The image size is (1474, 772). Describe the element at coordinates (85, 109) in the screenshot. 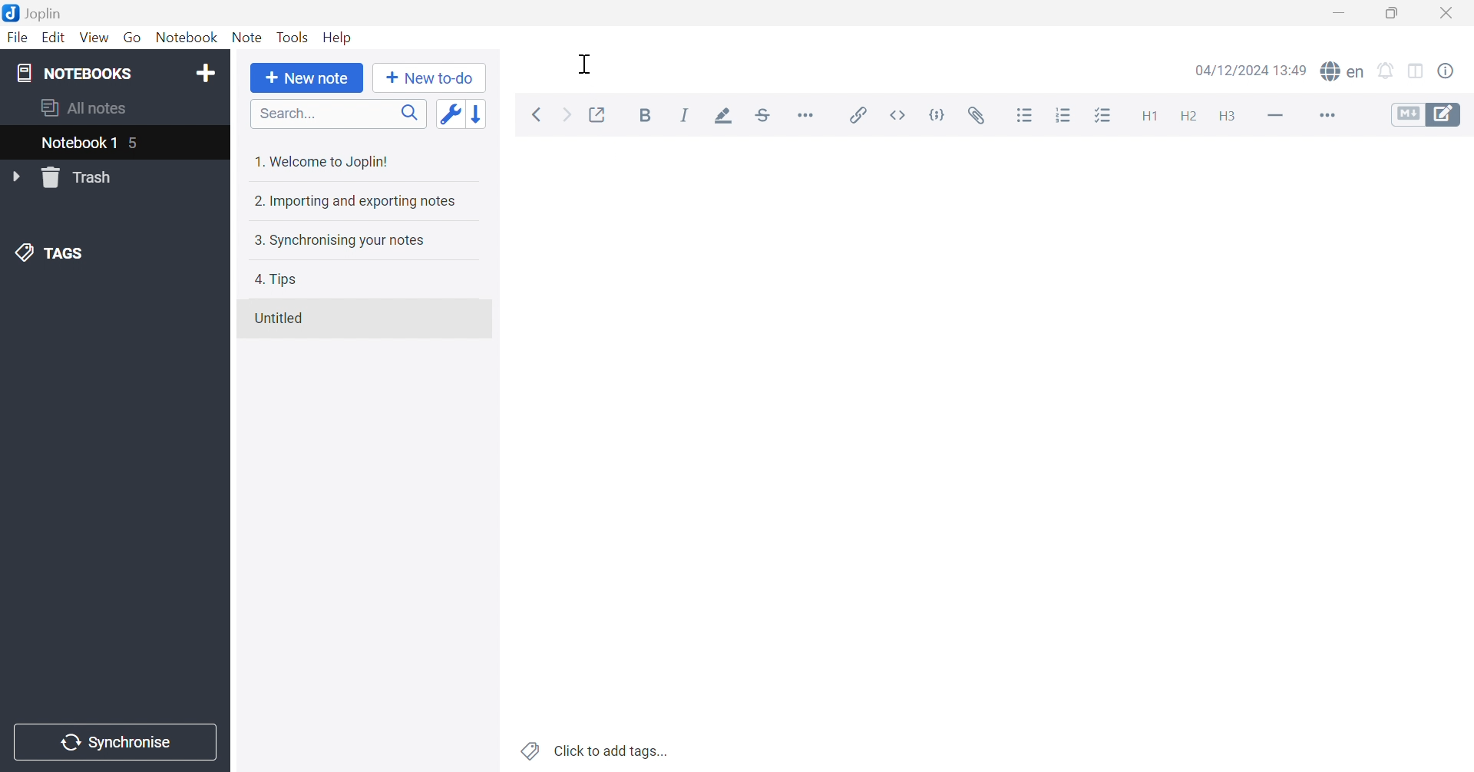

I see `All notes` at that location.